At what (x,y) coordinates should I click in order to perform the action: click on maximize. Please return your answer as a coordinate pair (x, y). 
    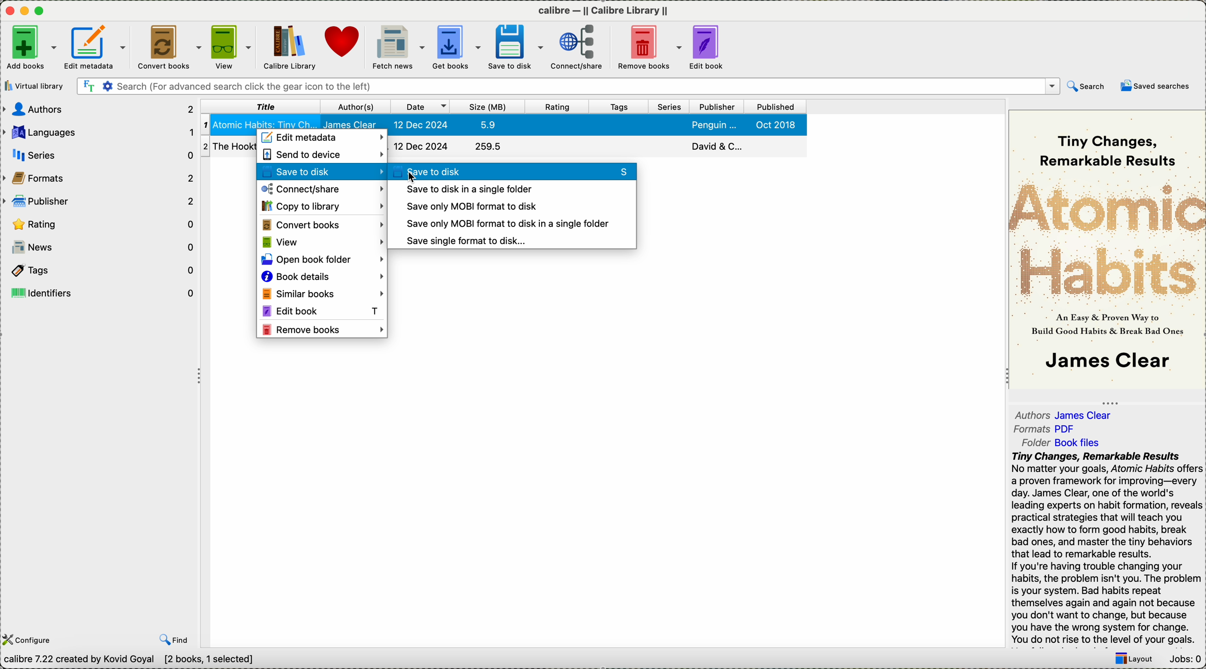
    Looking at the image, I should click on (41, 10).